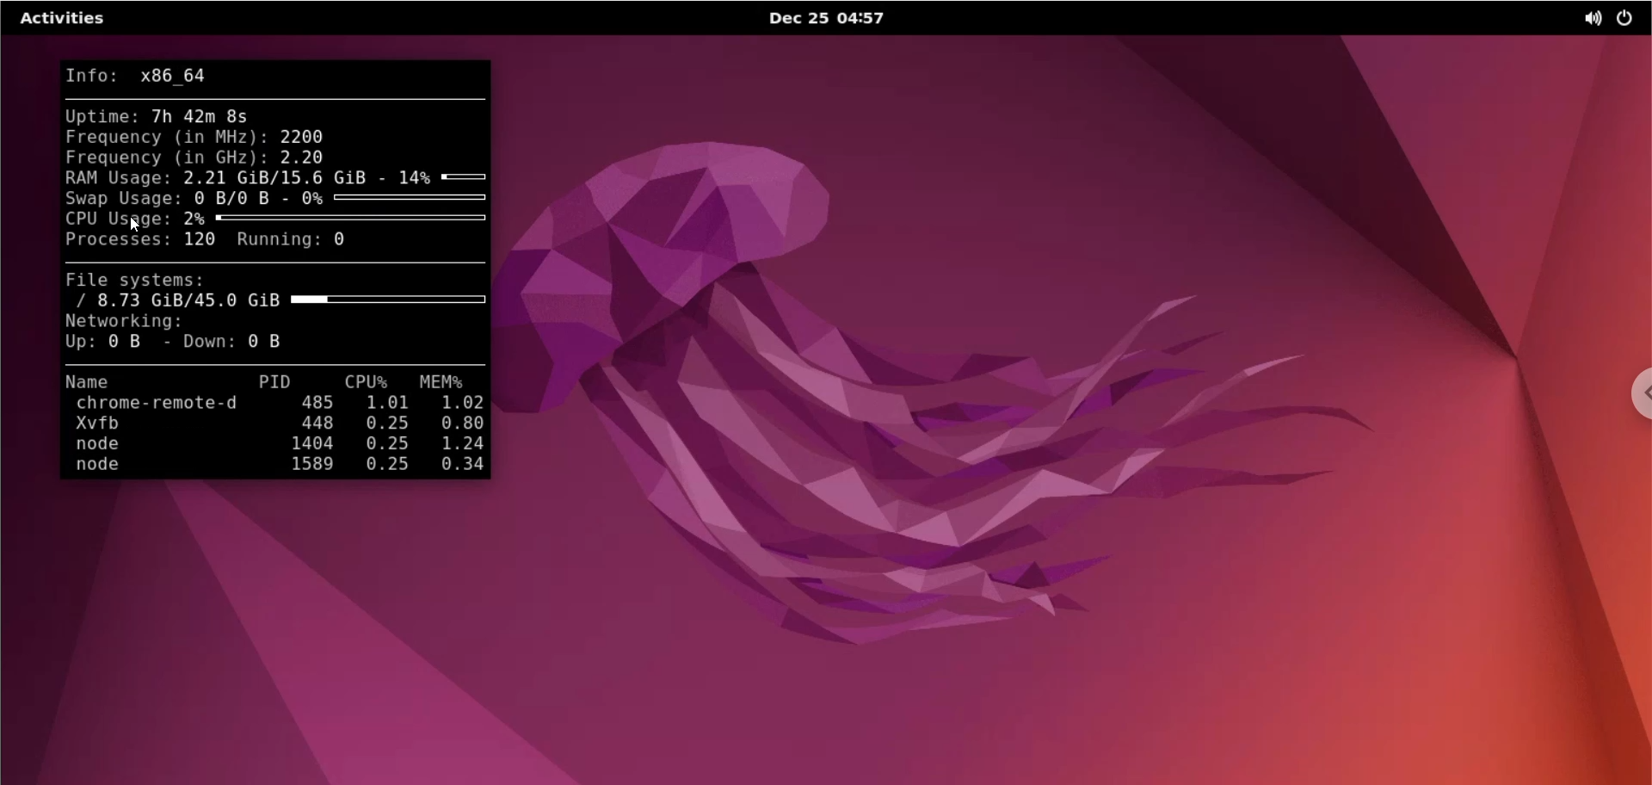 Image resolution: width=1652 pixels, height=785 pixels. Describe the element at coordinates (240, 198) in the screenshot. I see `0 B/0 B` at that location.